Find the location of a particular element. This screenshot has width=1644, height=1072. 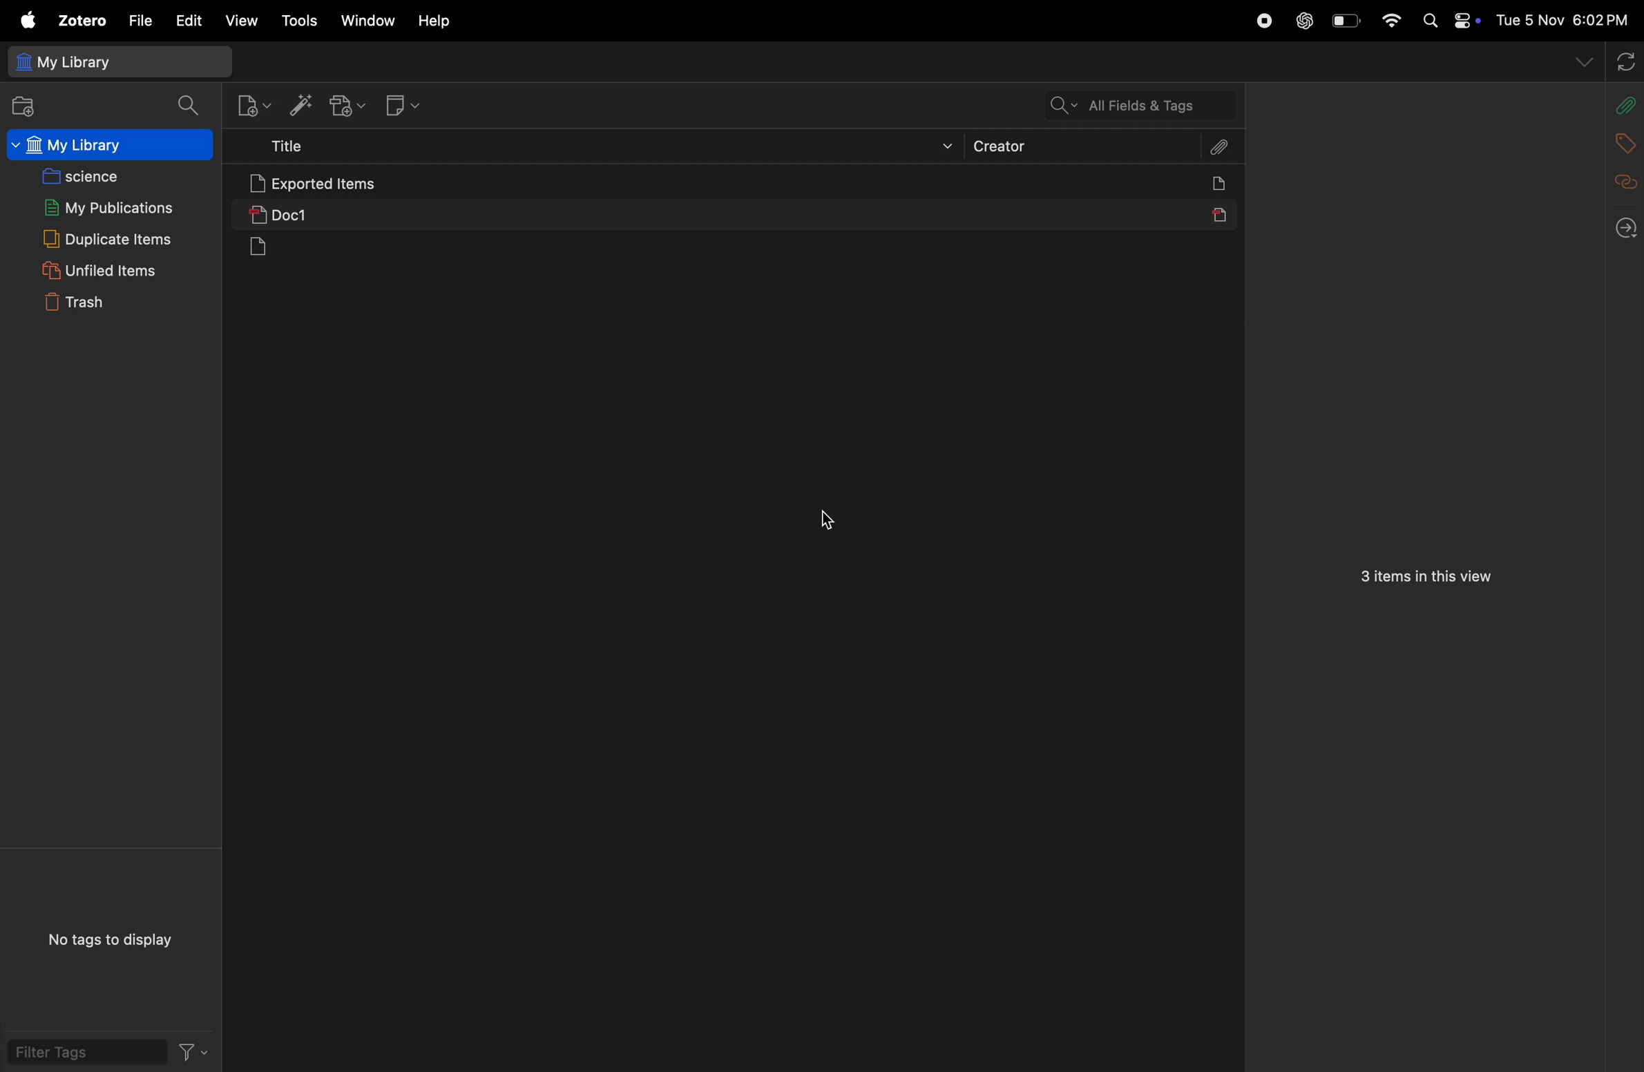

apple menu is located at coordinates (24, 19).